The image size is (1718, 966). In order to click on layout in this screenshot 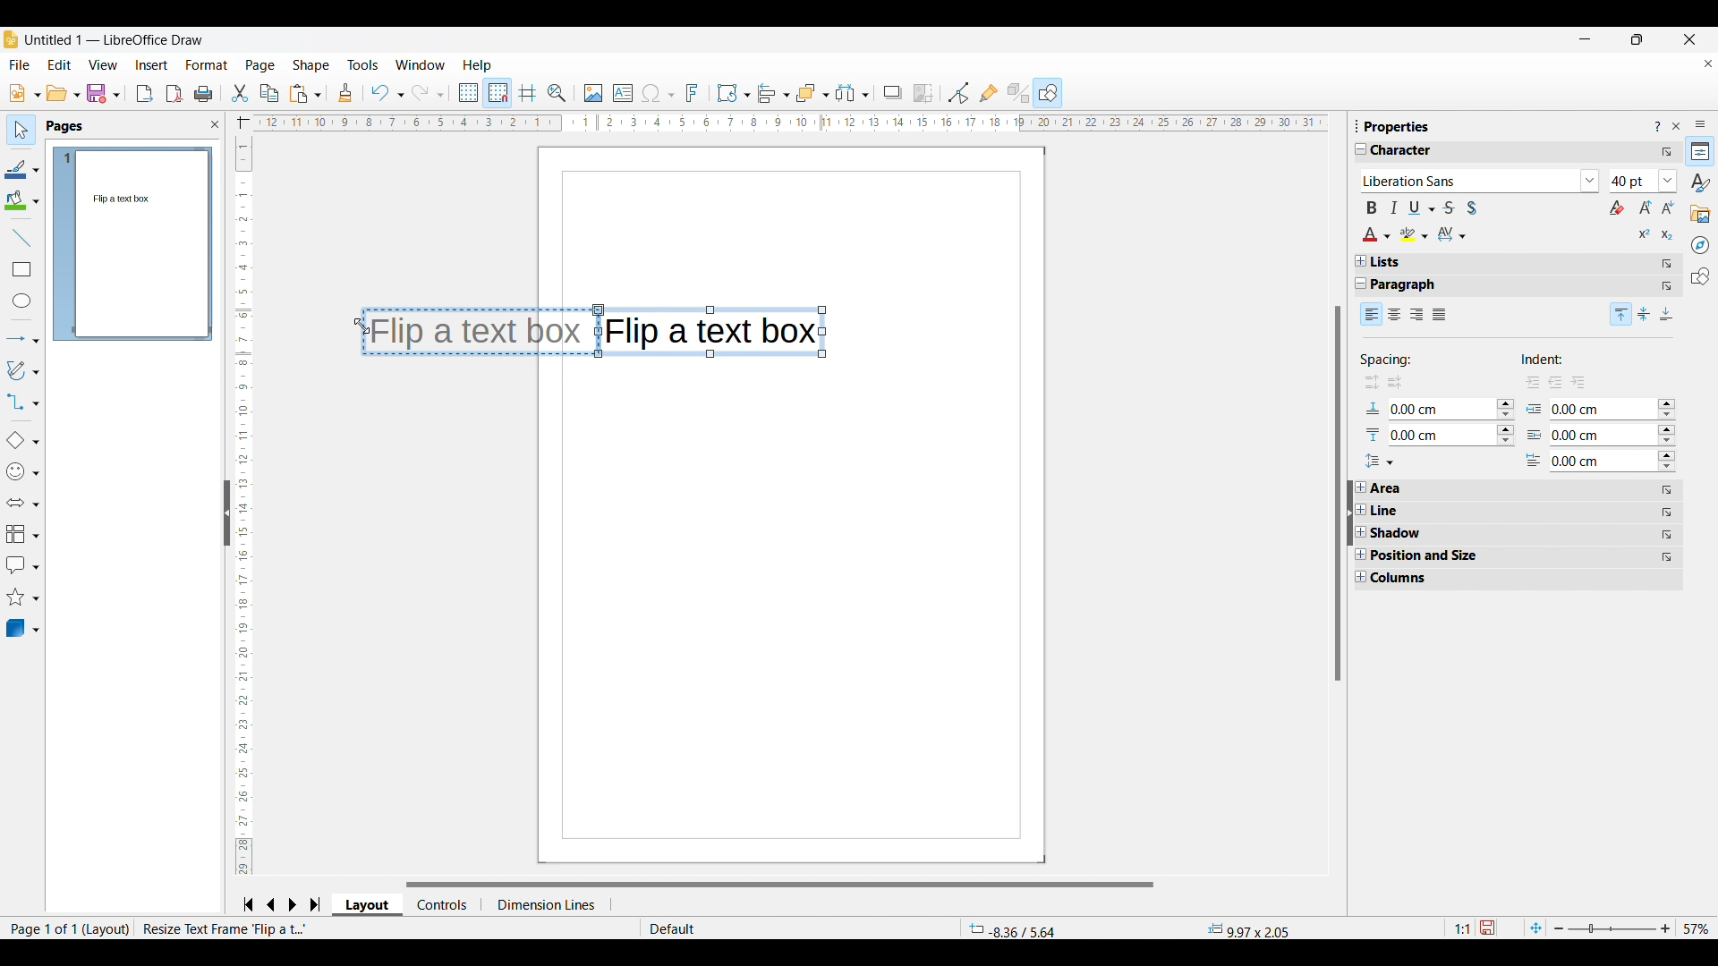, I will do `click(370, 903)`.